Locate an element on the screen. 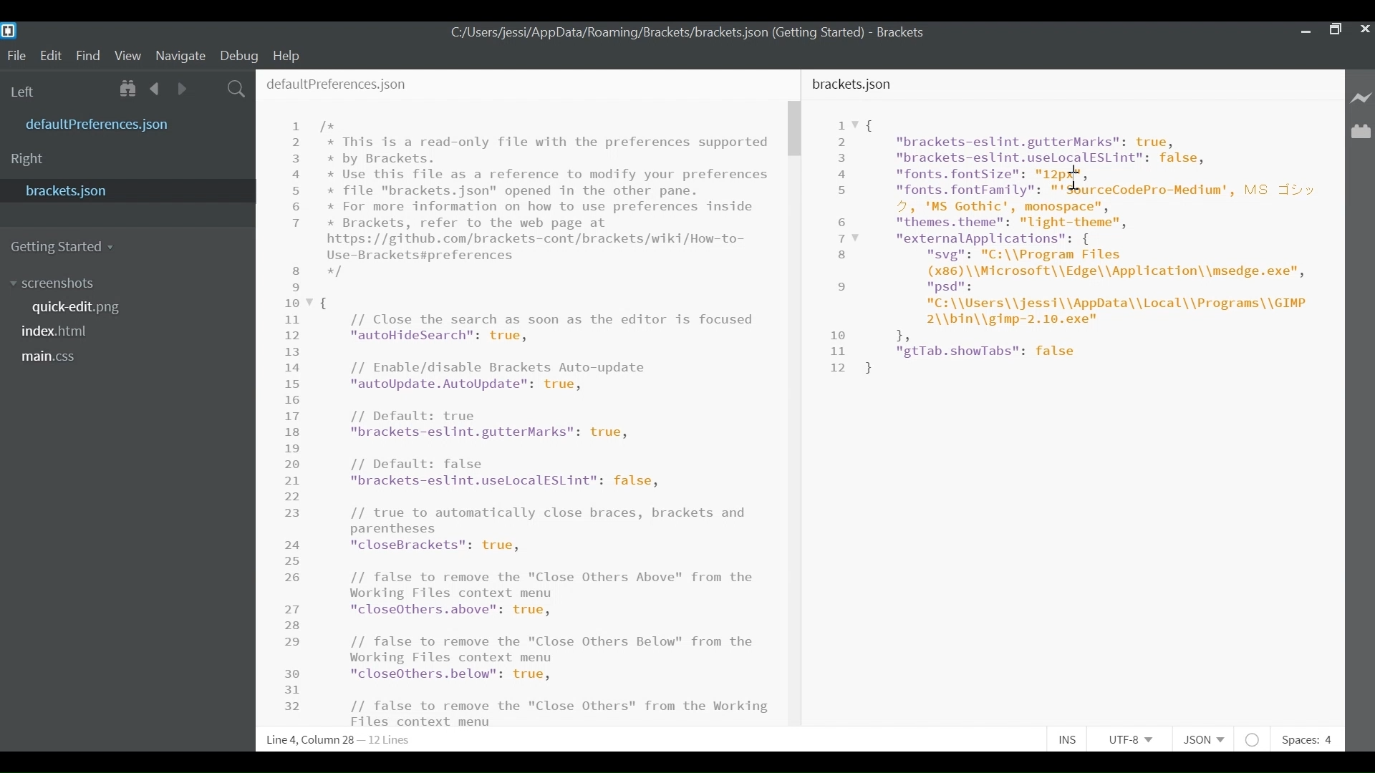  This is a read-only file with the preferences supported
by Brackets.
Use this file as a reference to modify your preferences
file "brackets.json" opened in the other pane.
For more information on how to use preferences inside
Brackets, refer to the web page at
tps: //github.com/brackets-cont/brackets/wiki/How-to-
.e-Brackets#preferences
// Close the search as soon as the editor is focused
"autoHideSearch": true,
// Enable/disable Brackets Auto-update
"autoUpdate.AutoUpdate": true,
// Default: true
"brackets-eslint.gutterMarks": true,
// Default: false
"brackets-eslint.uselLocalESLint": false,
// true to automatically close braces, brackets and
parentheses
"closeBrackets": true,
// false to remove the "Close Others Above" from the
Working Files context menu
"closeOthers.above": true,
// false to remove the "Close Others Below" from the
Working Files context menu
"closeOthers.below": true,
// false to remove the "Close Others" from the Working
Files context menu is located at coordinates (548, 422).